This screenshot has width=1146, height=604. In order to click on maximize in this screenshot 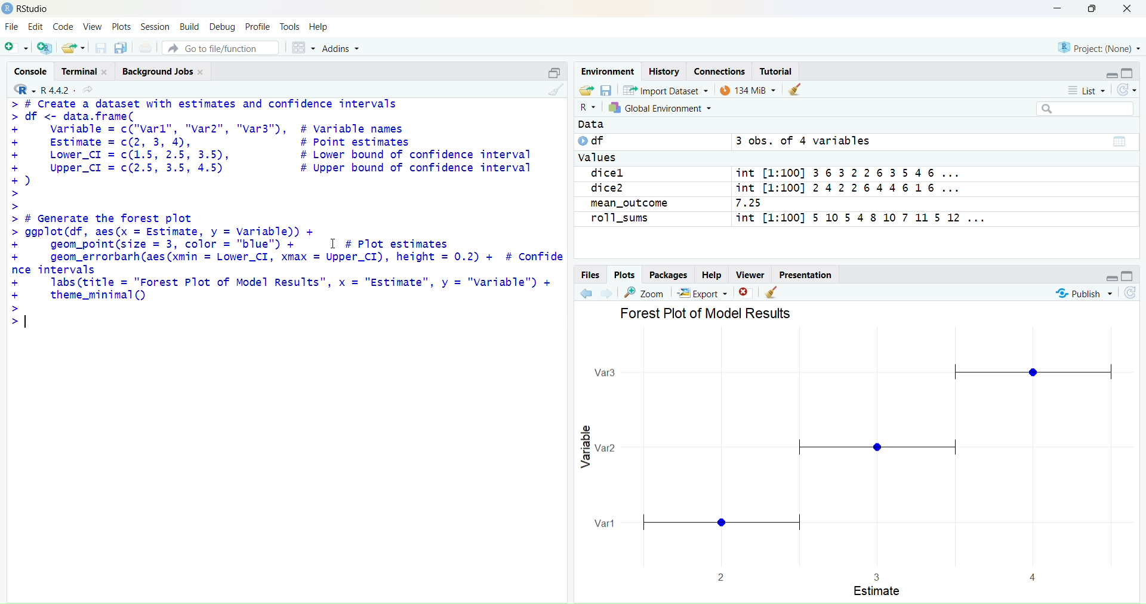, I will do `click(1126, 73)`.